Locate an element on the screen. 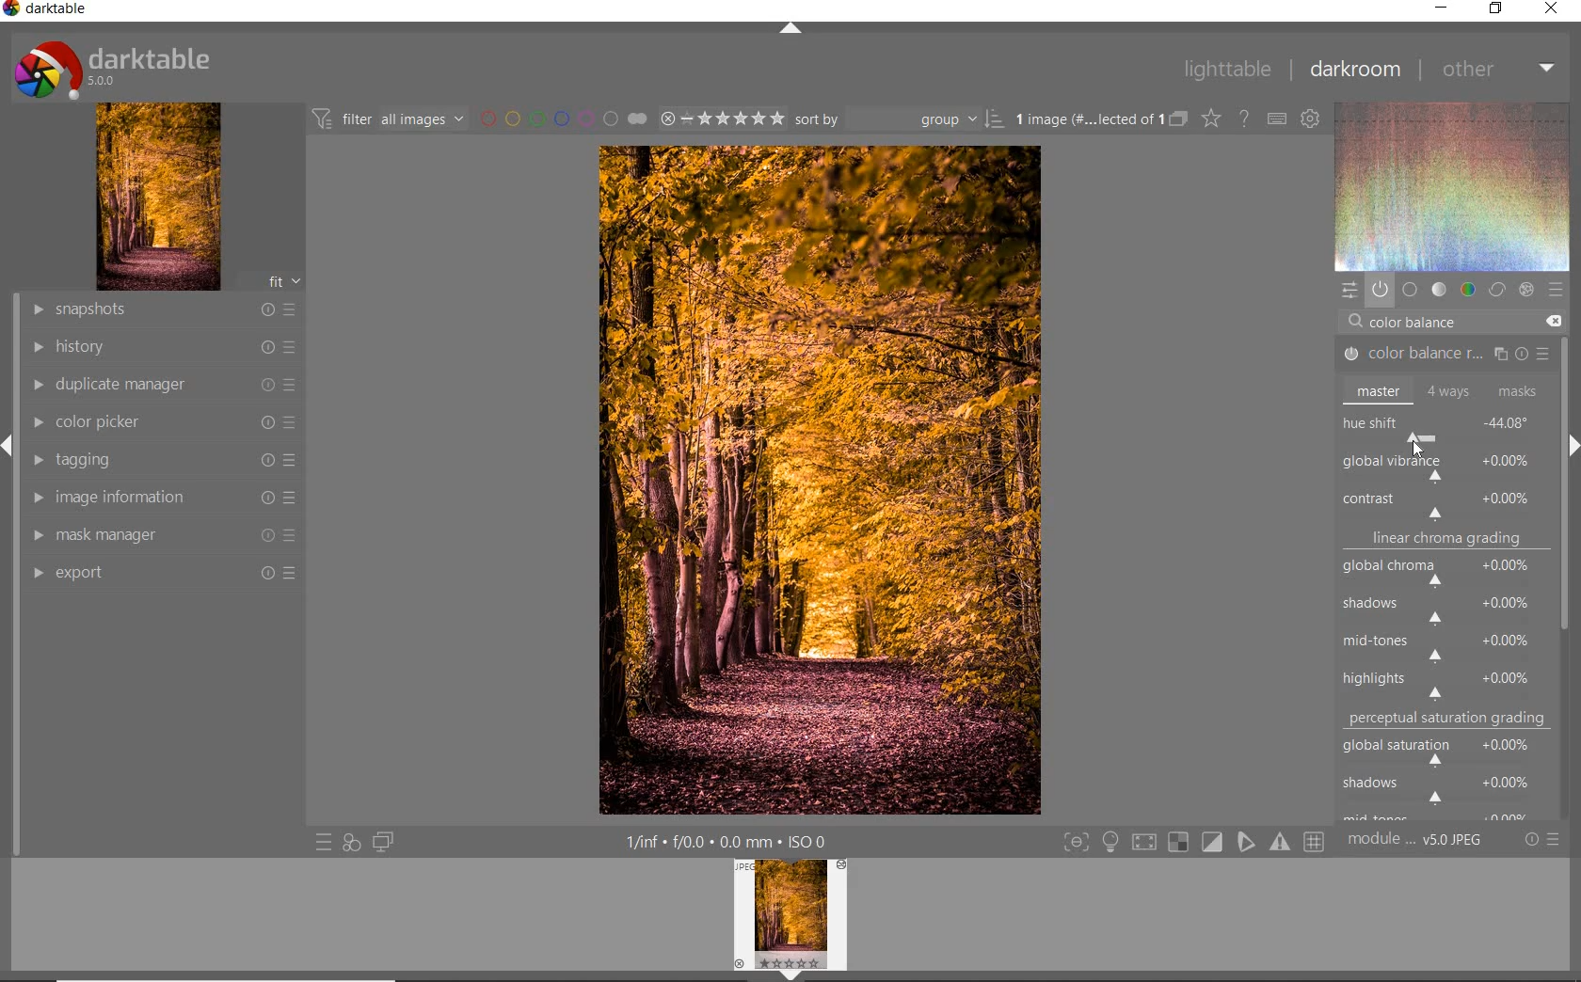 The image size is (1581, 982). export is located at coordinates (165, 572).